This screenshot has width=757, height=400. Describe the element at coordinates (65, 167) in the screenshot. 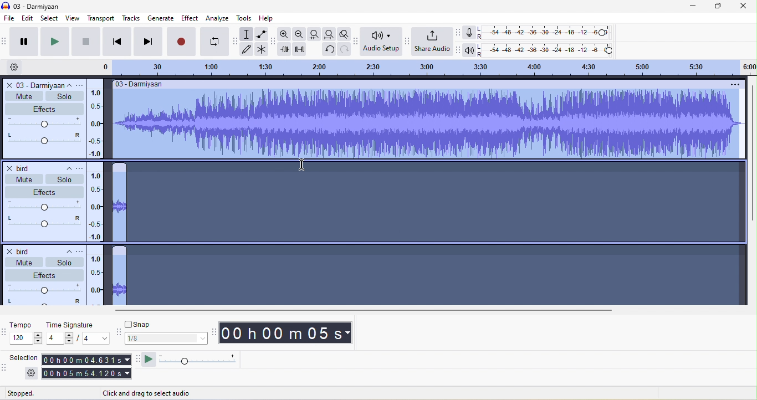

I see `collapse` at that location.